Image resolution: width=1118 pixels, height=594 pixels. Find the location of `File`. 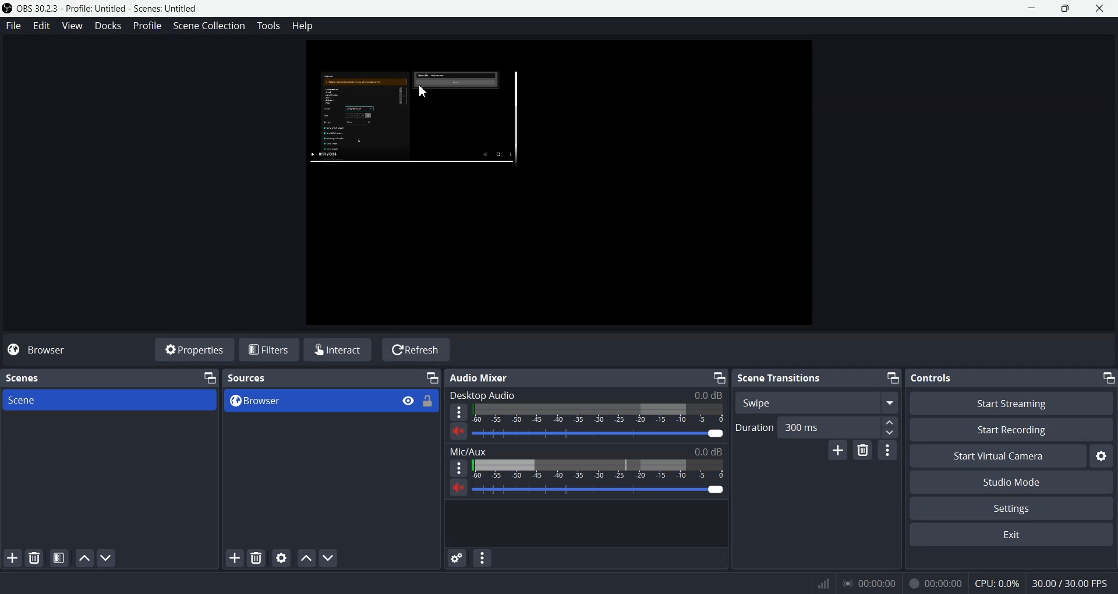

File is located at coordinates (13, 25).